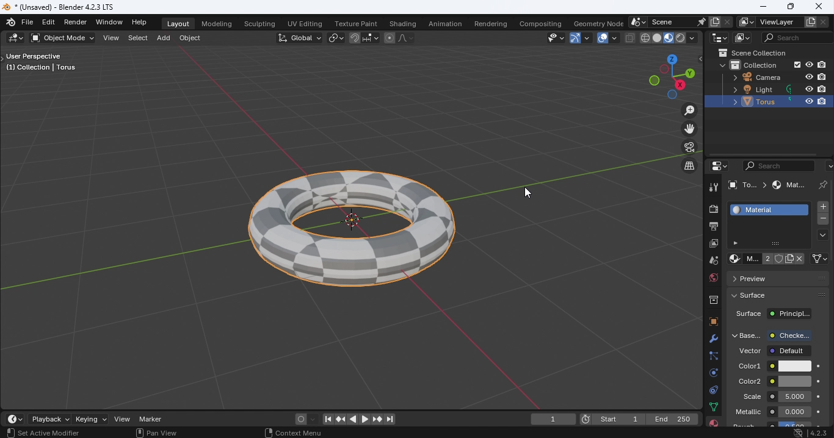 Image resolution: width=834 pixels, height=438 pixels. I want to click on Pin scene to workspace, so click(700, 21).